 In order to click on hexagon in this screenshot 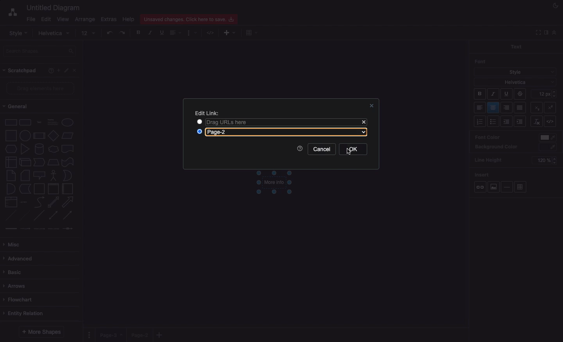, I will do `click(11, 149)`.